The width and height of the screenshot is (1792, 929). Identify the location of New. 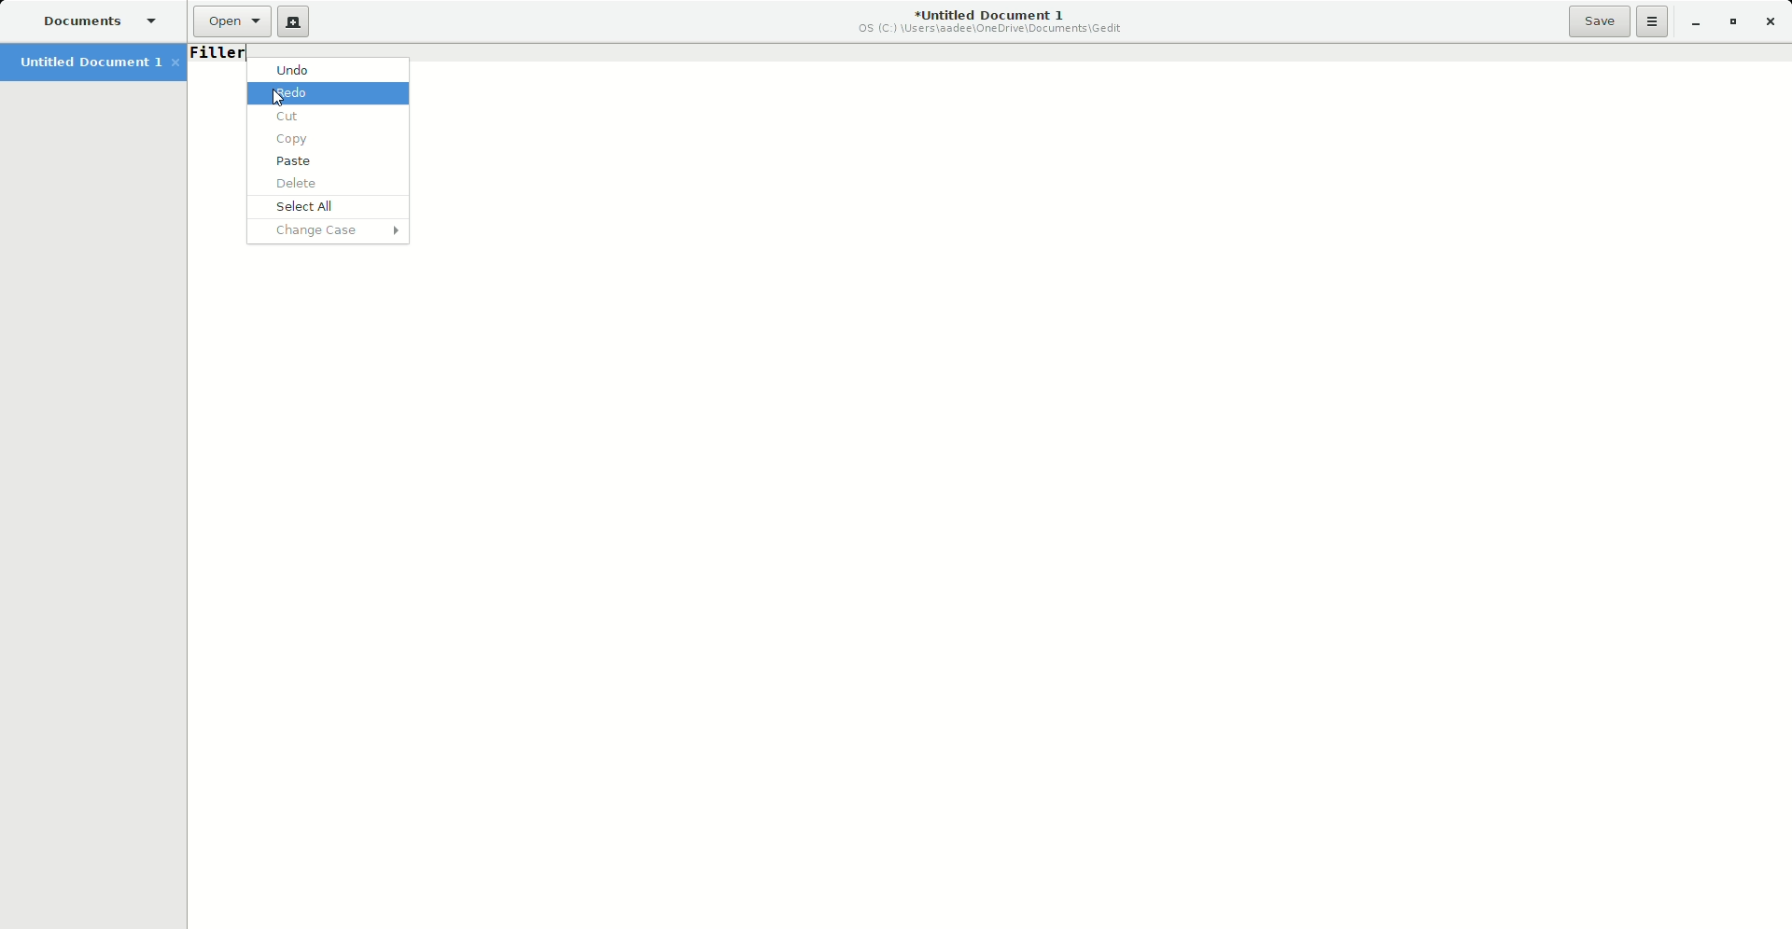
(294, 22).